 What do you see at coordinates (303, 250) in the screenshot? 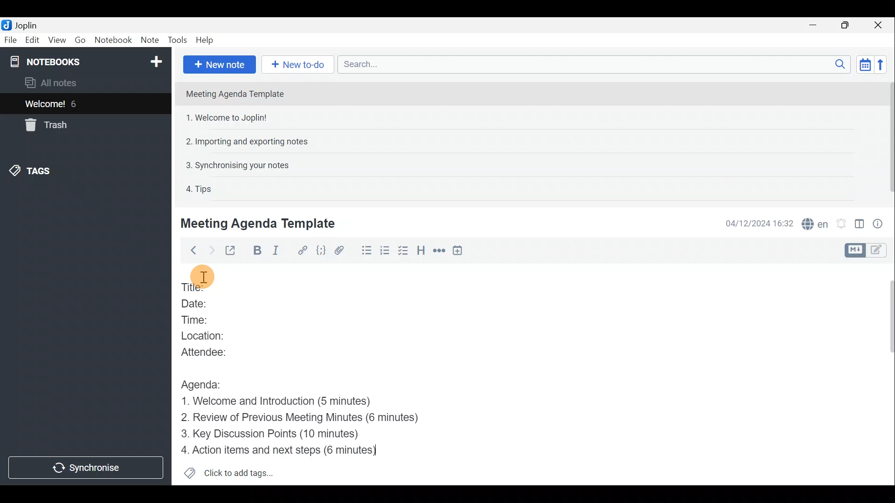
I see `Hyperlink` at bounding box center [303, 250].